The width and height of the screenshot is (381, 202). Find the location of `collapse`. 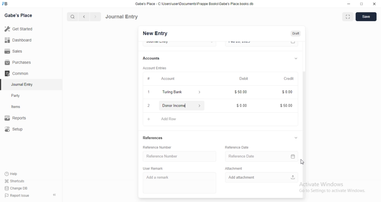

collapse is located at coordinates (296, 58).